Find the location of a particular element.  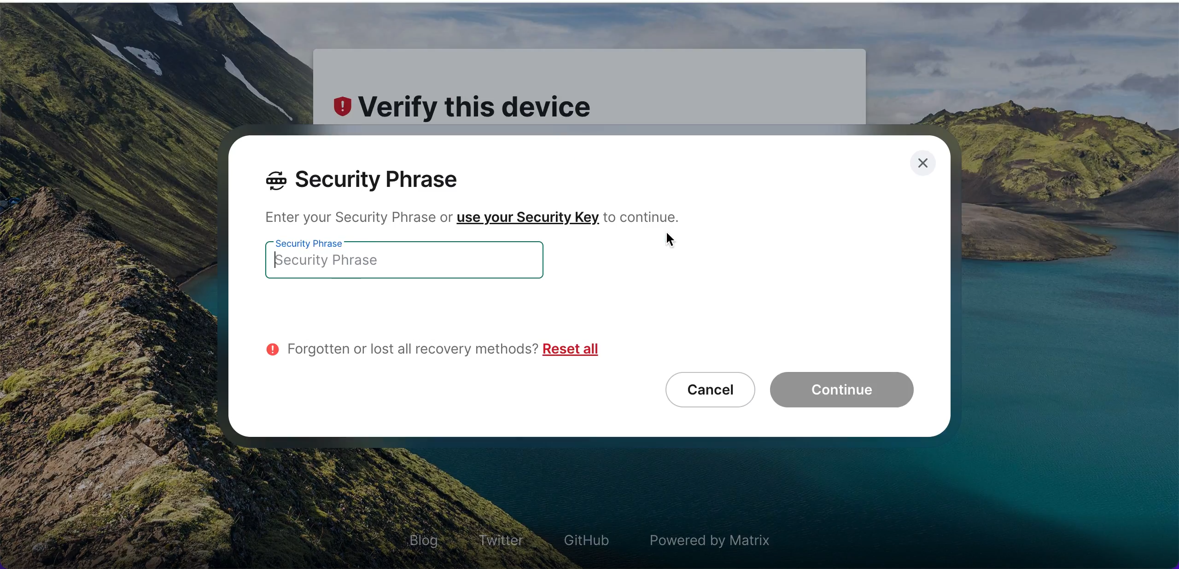

github is located at coordinates (585, 539).